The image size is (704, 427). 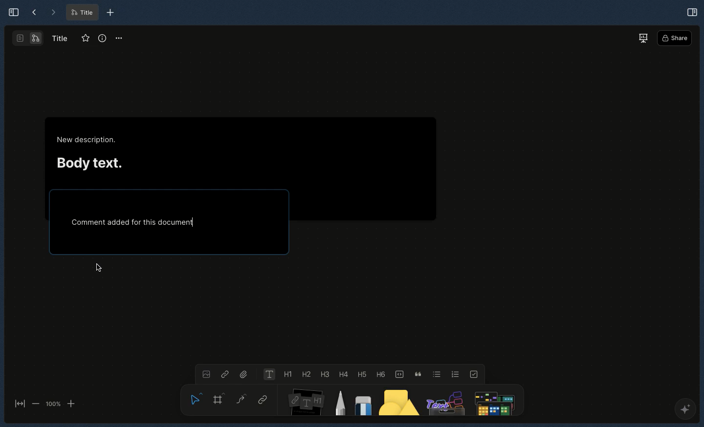 What do you see at coordinates (286, 375) in the screenshot?
I see `Heading 1` at bounding box center [286, 375].